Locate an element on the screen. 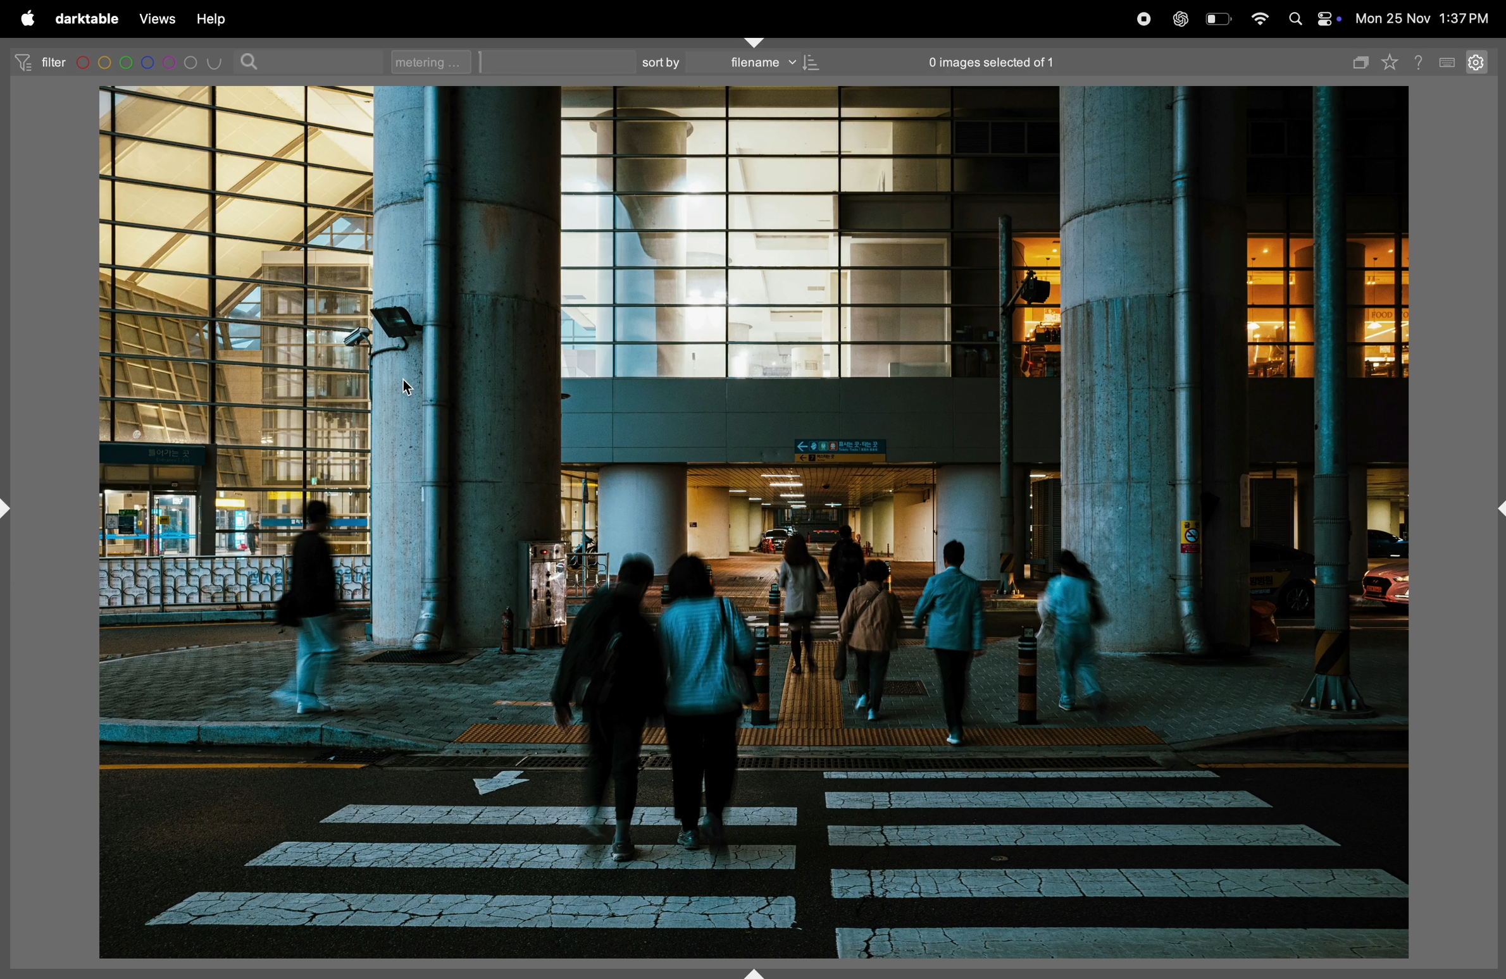  sort by is located at coordinates (666, 61).